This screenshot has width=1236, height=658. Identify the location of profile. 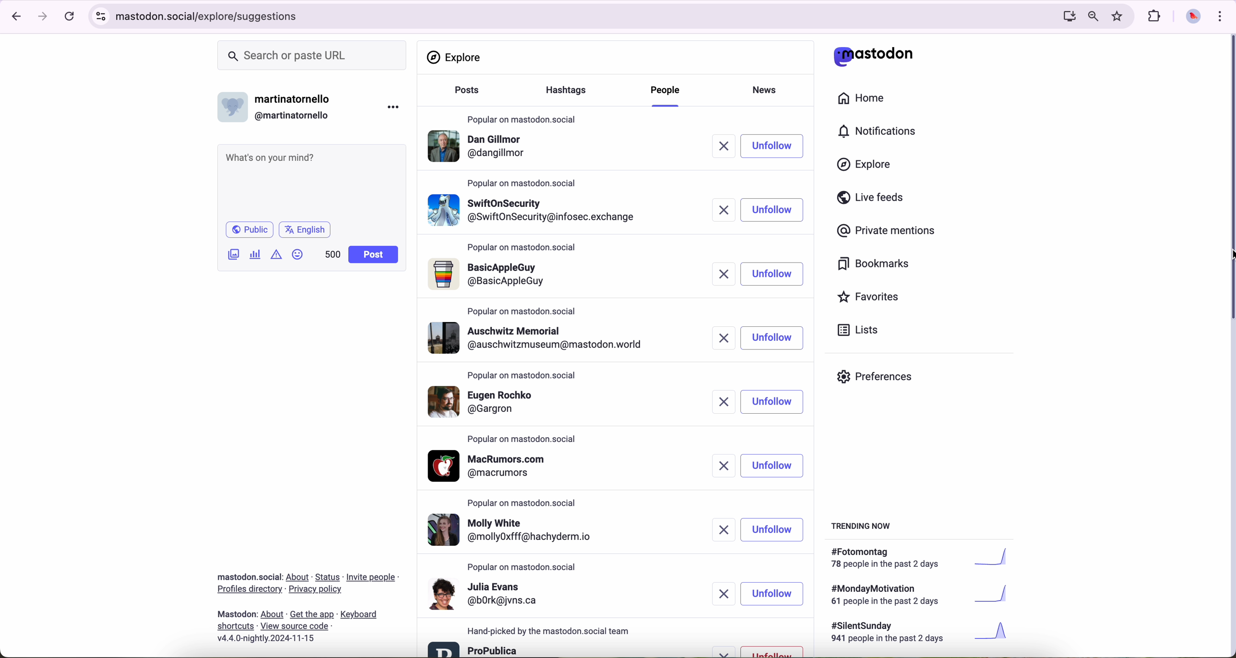
(480, 148).